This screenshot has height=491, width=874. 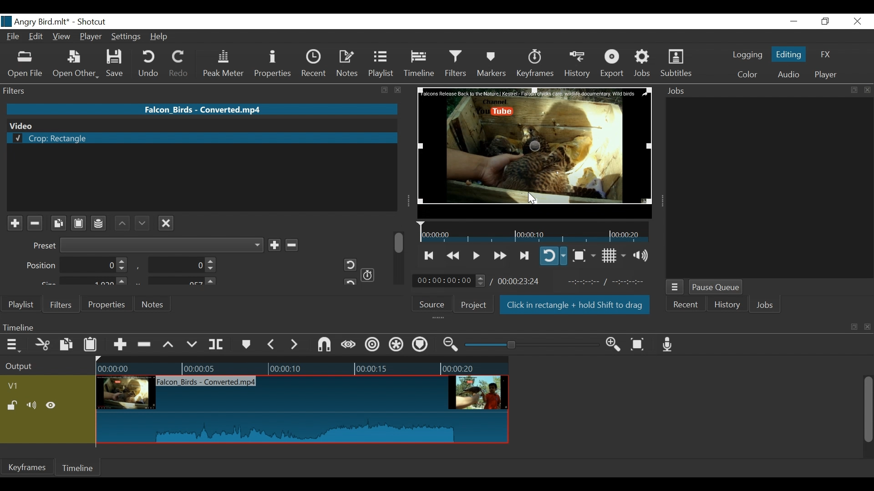 What do you see at coordinates (374, 346) in the screenshot?
I see `Ripple` at bounding box center [374, 346].